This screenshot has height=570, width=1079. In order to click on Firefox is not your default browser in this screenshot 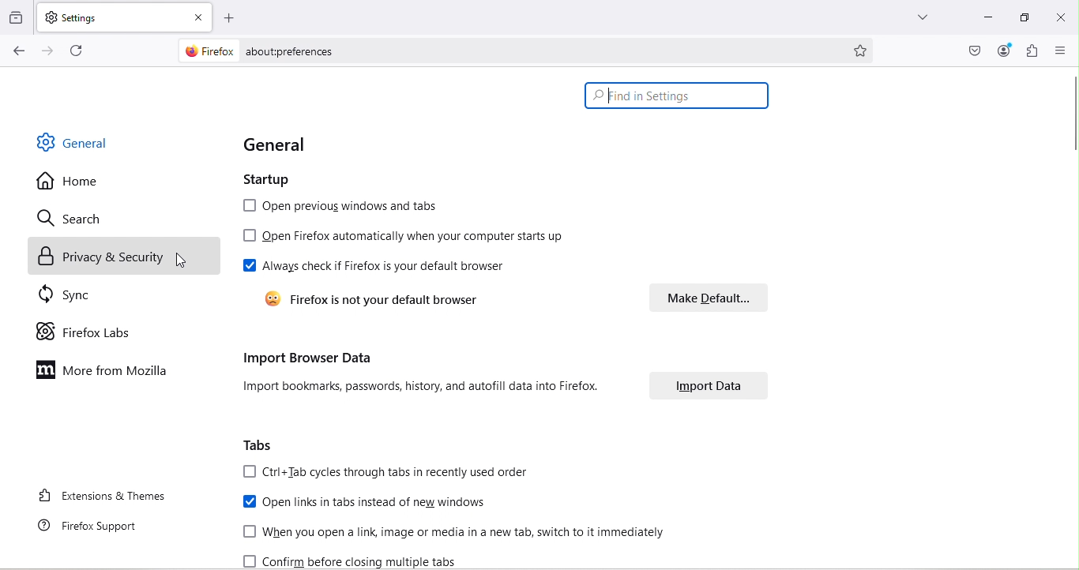, I will do `click(375, 299)`.